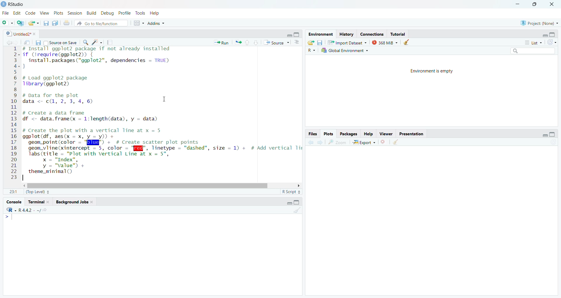  I want to click on scroll bar, so click(155, 185).